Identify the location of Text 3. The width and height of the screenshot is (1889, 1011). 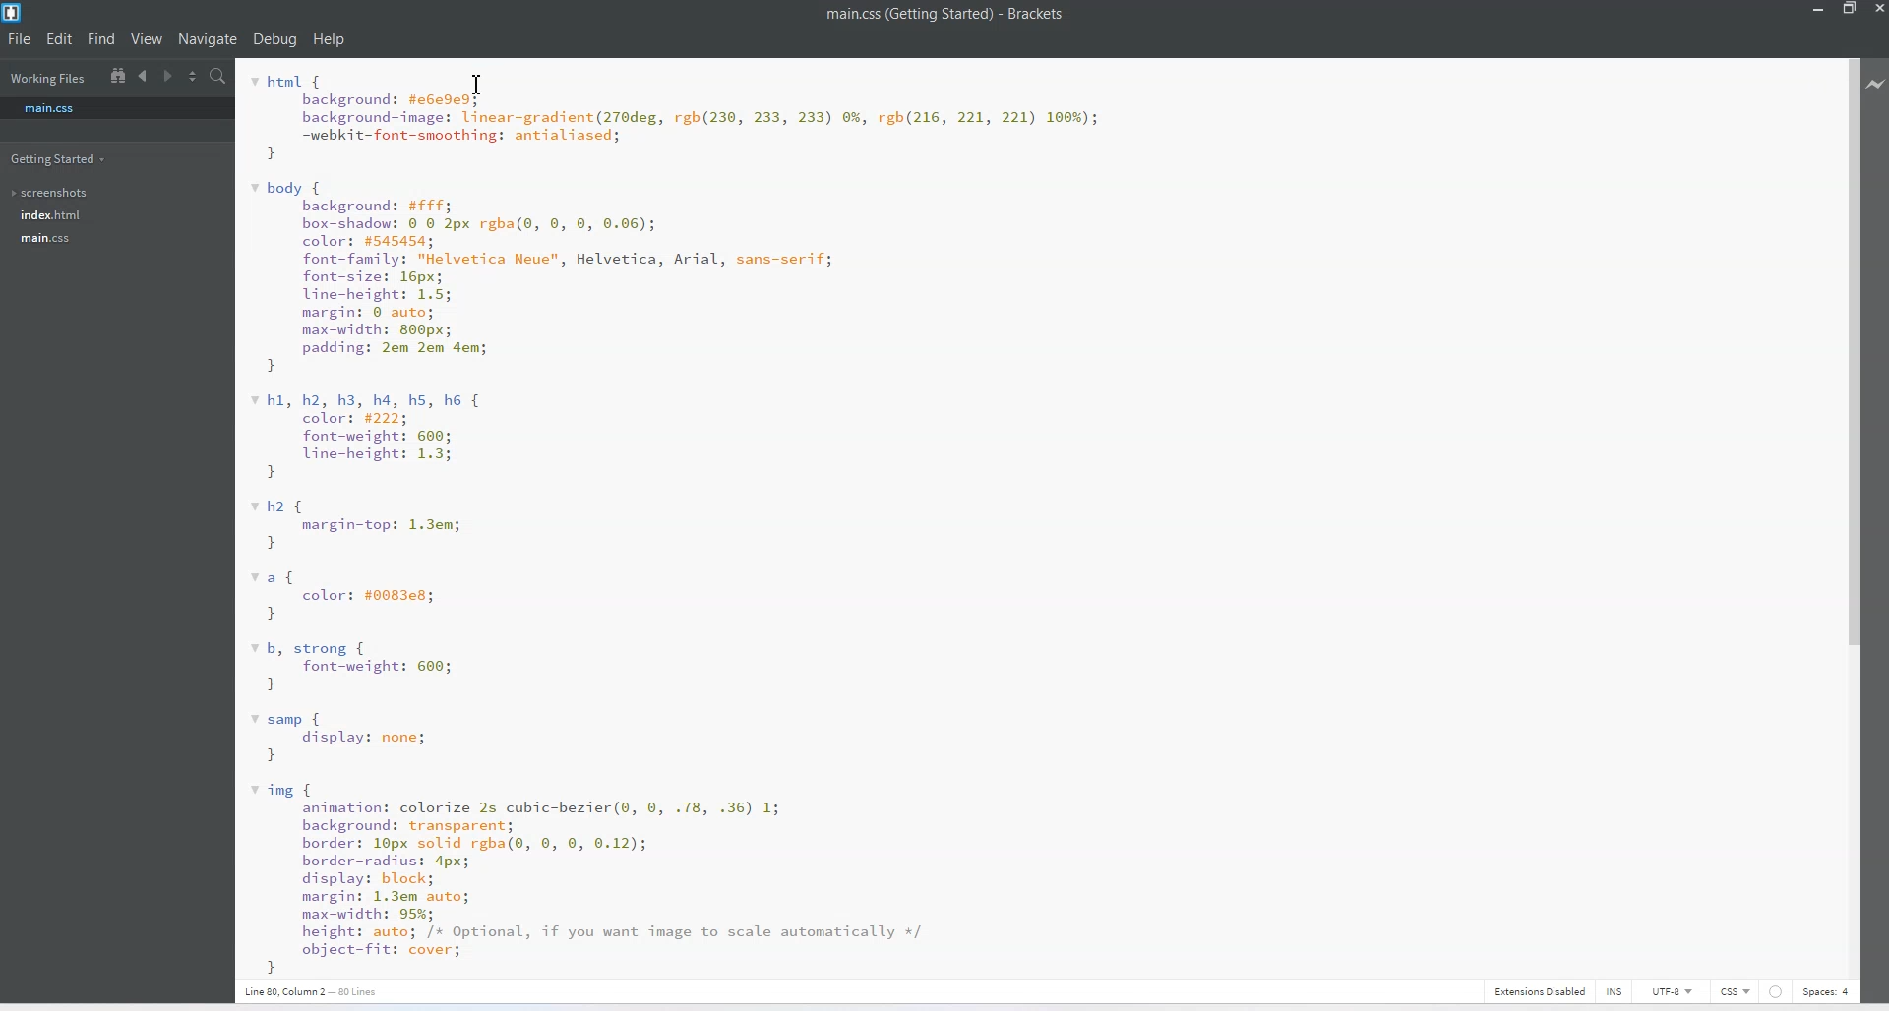
(315, 991).